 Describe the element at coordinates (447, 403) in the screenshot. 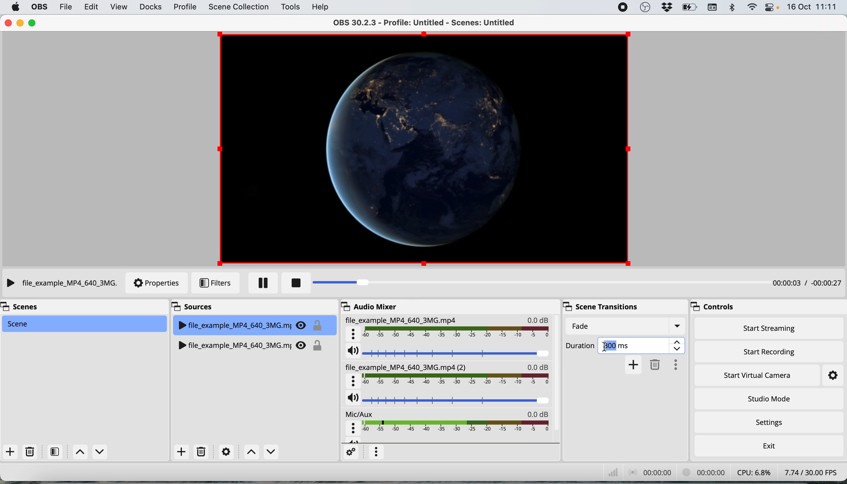

I see `source audio volume` at that location.